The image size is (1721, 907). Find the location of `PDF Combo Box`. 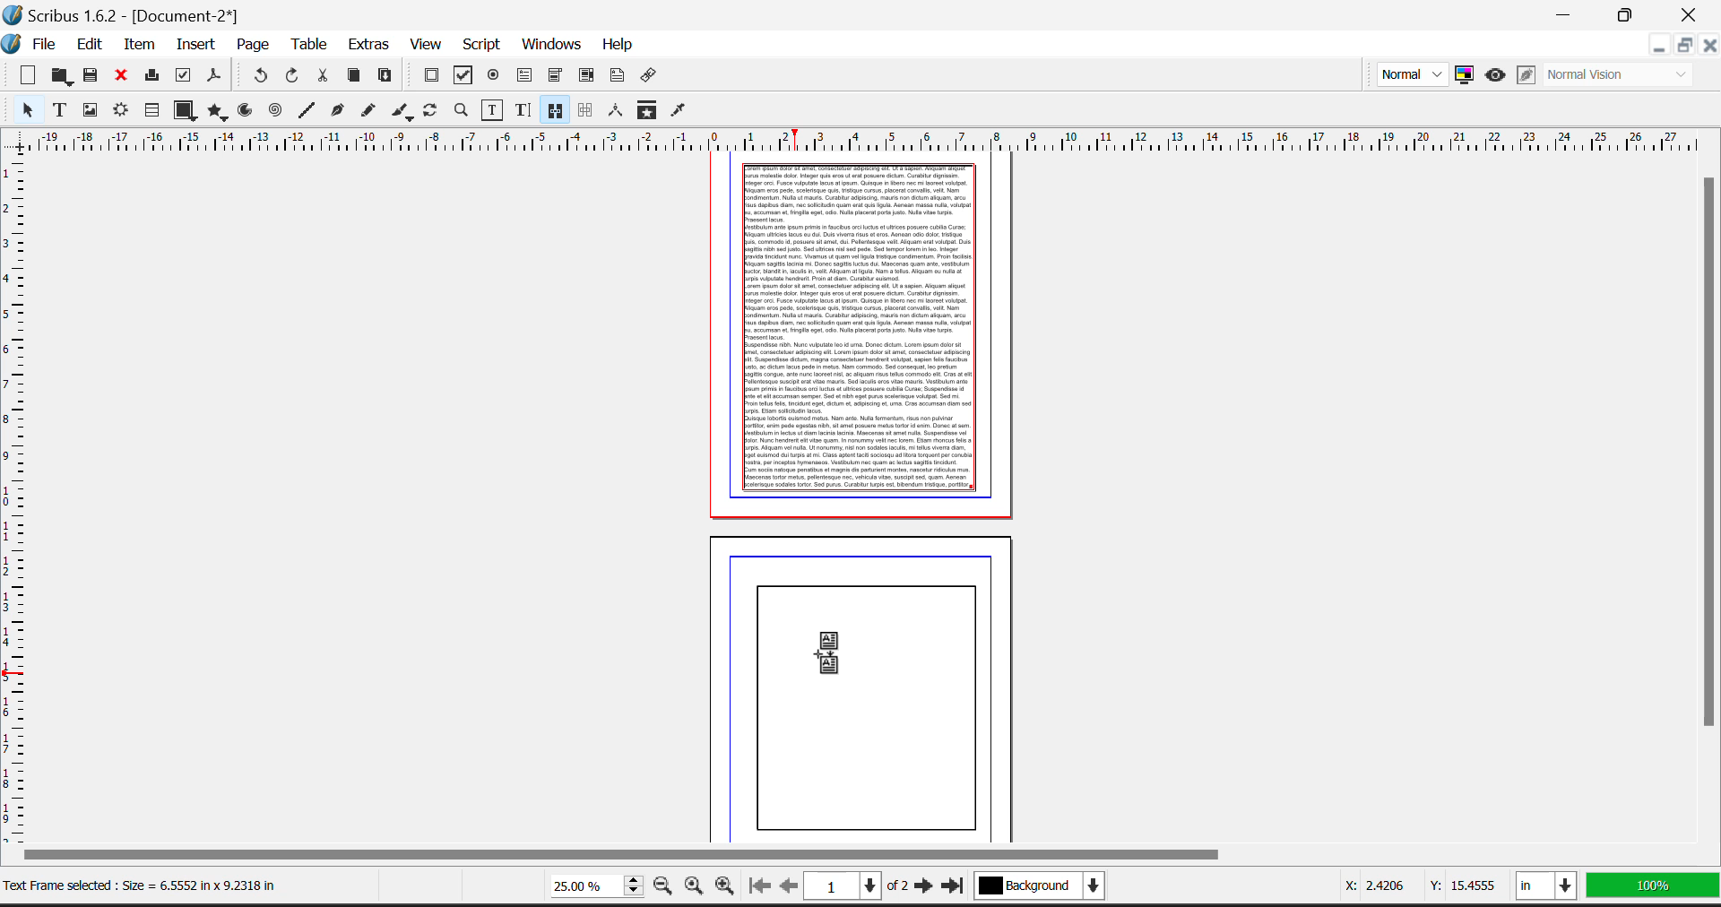

PDF Combo Box is located at coordinates (555, 76).